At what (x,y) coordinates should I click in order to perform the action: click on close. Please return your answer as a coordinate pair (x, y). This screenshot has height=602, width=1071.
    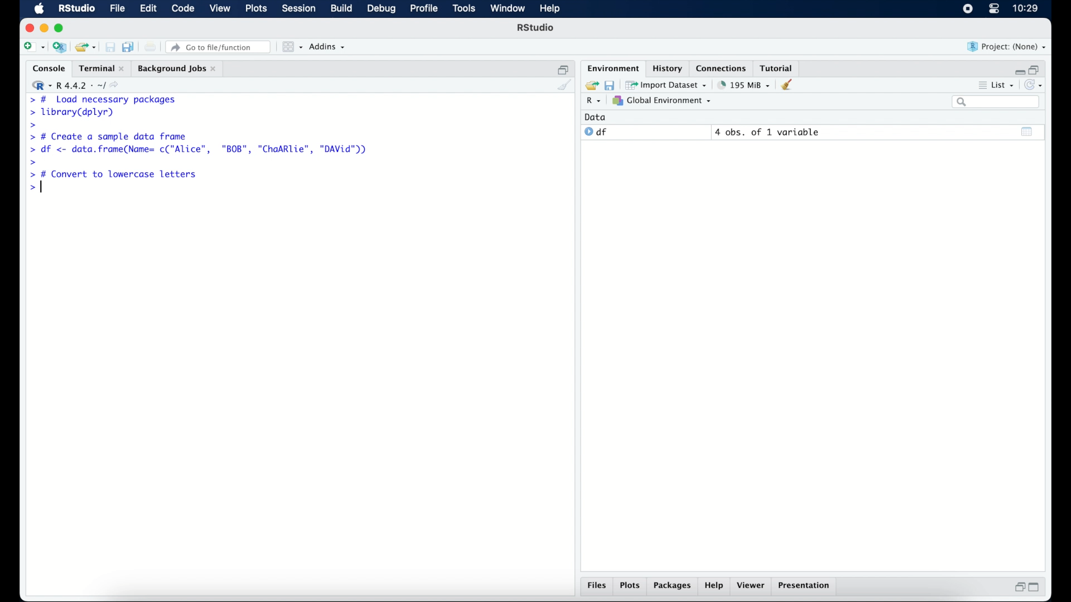
    Looking at the image, I should click on (30, 28).